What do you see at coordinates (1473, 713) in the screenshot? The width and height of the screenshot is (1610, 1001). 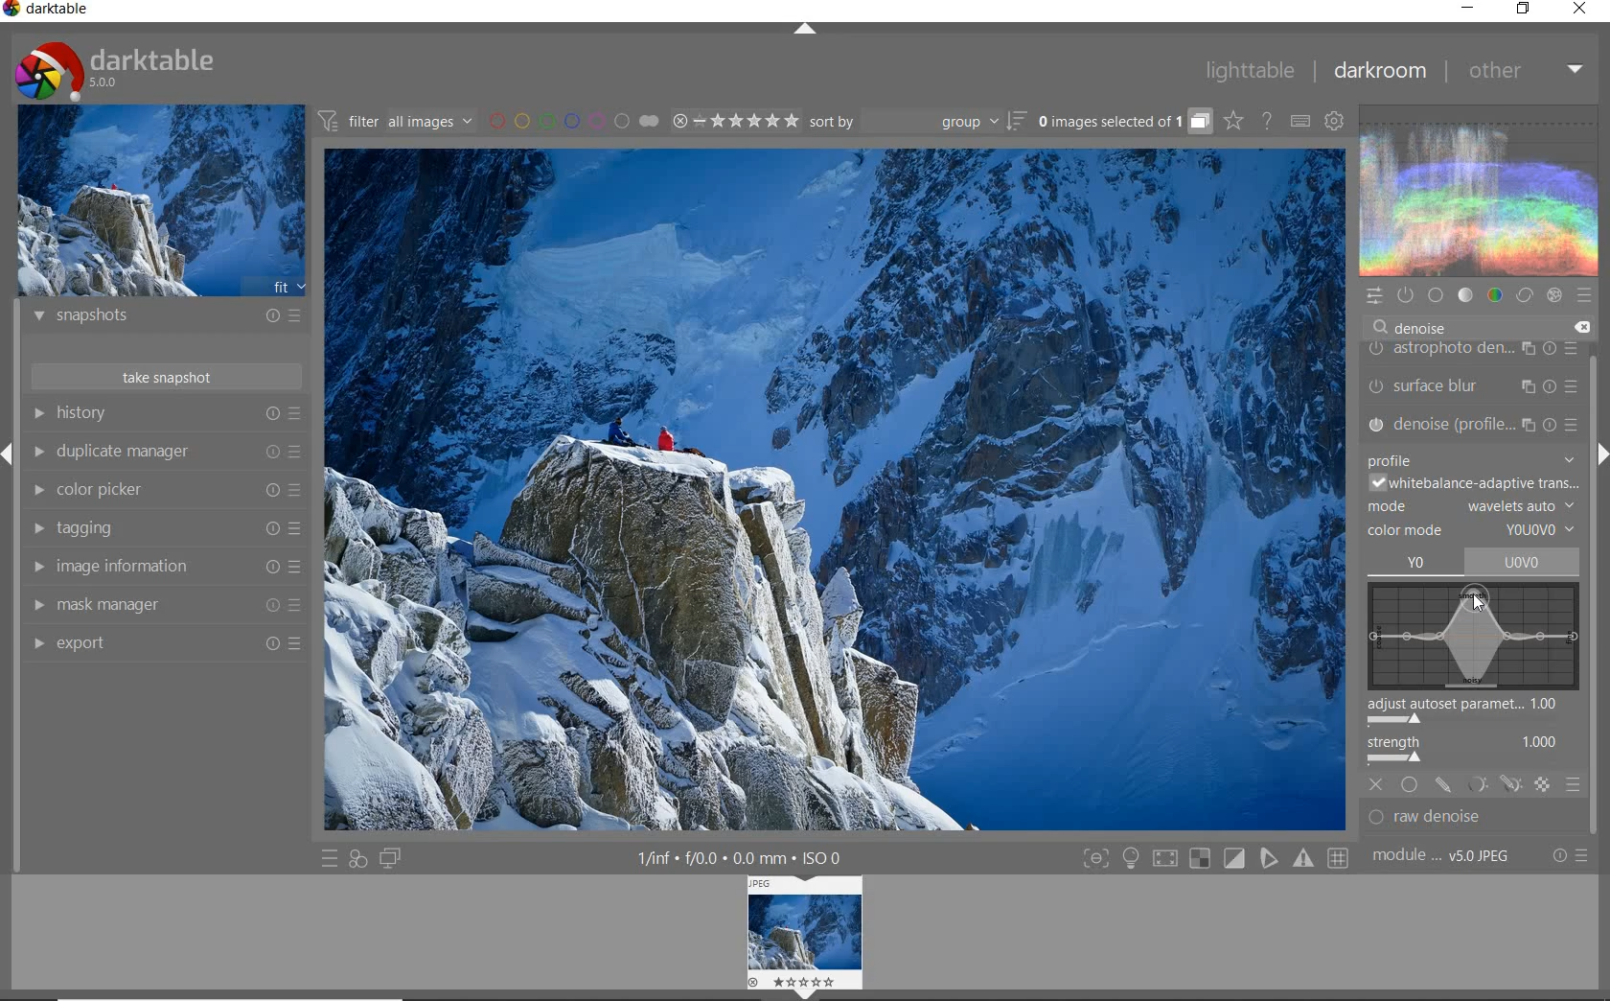 I see `ADJUST AUTOSET PARAMETRIC` at bounding box center [1473, 713].